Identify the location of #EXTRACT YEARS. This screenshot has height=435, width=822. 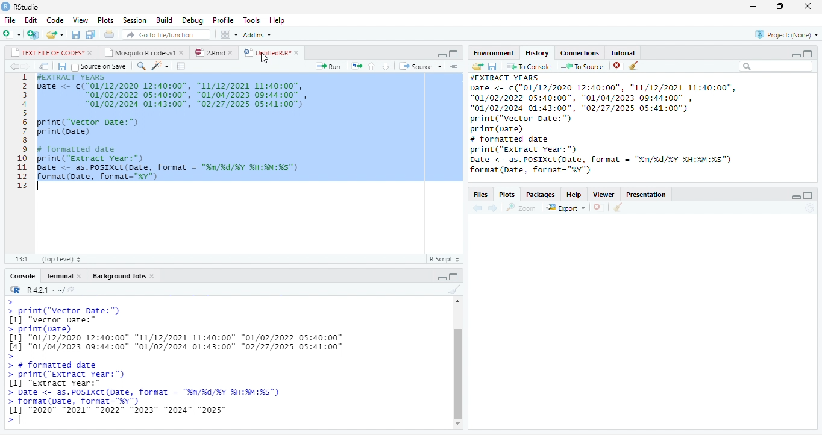
(508, 77).